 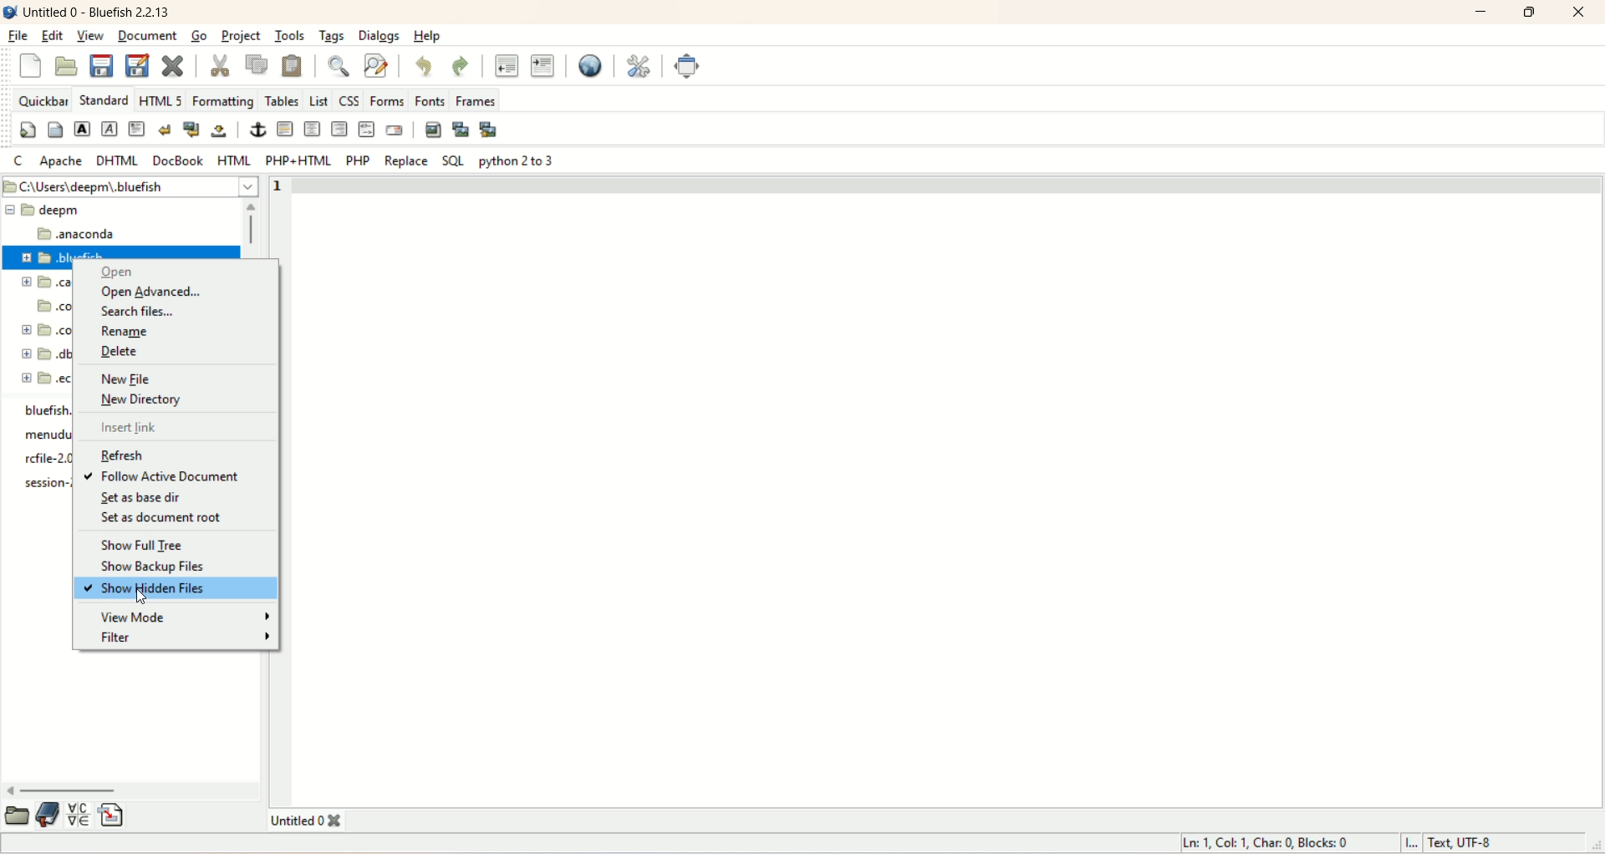 I want to click on PHP+HTML, so click(x=298, y=160).